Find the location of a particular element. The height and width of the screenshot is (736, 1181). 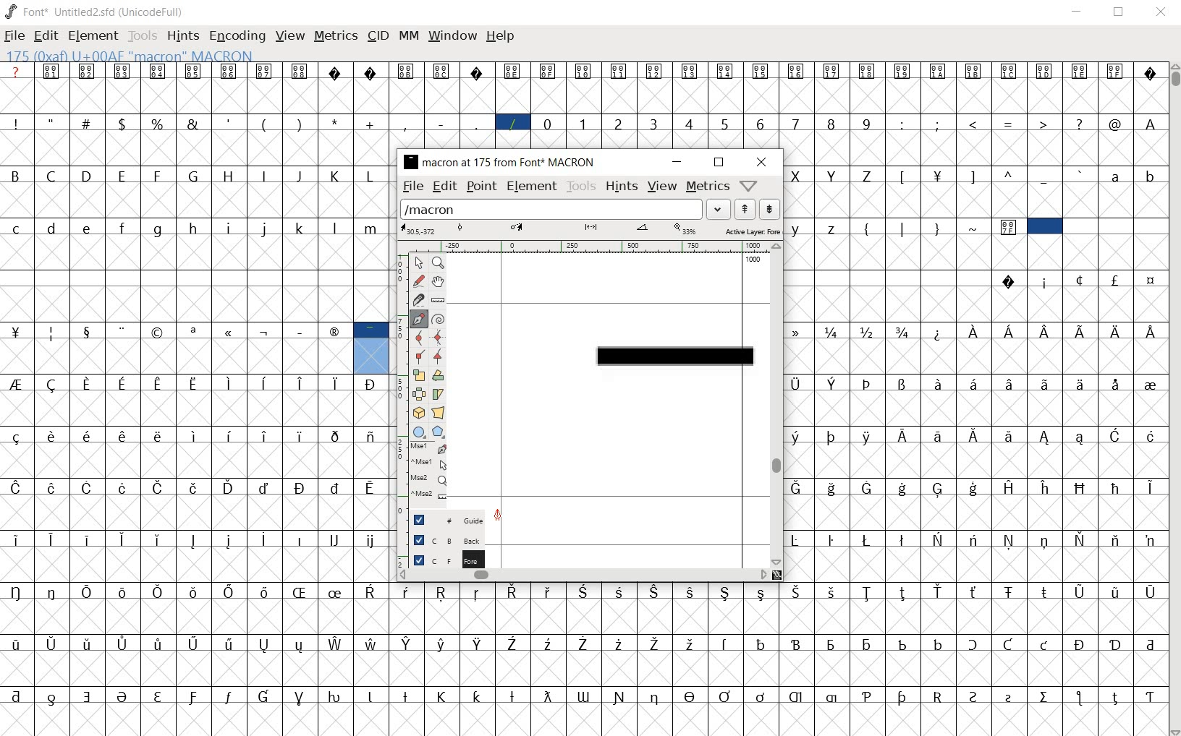

k is located at coordinates (301, 227).